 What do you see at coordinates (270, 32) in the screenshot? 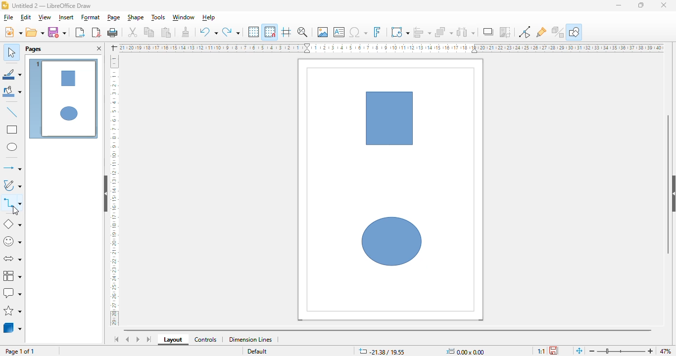
I see `snap to grid` at bounding box center [270, 32].